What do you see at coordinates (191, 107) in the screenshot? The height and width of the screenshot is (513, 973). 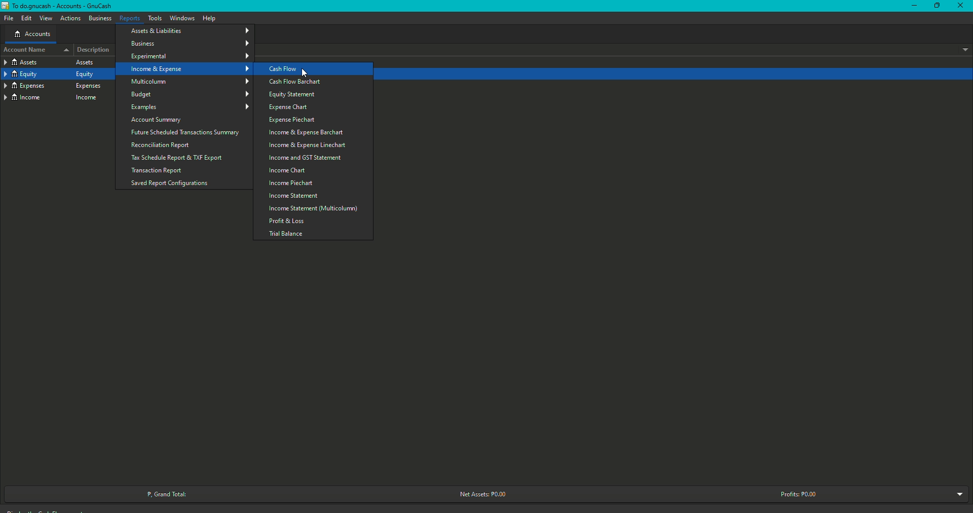 I see `Examples` at bounding box center [191, 107].